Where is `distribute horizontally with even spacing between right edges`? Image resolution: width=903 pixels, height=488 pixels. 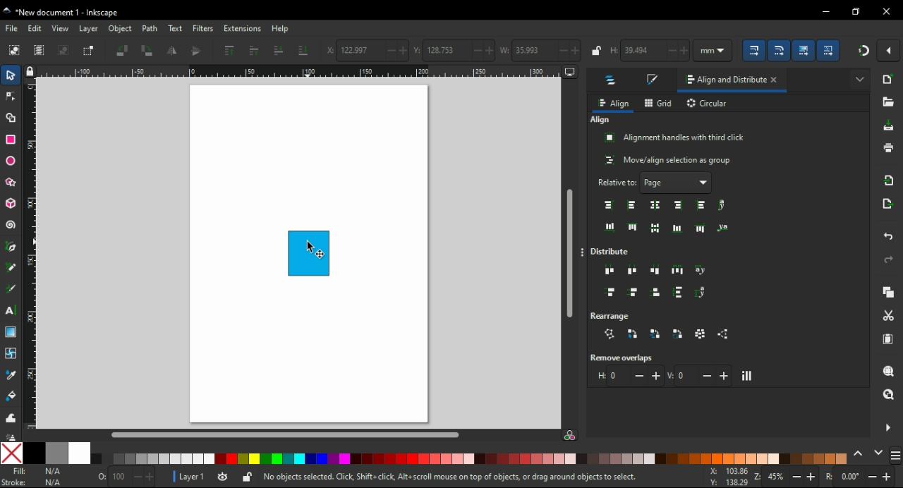
distribute horizontally with even spacing between right edges is located at coordinates (653, 272).